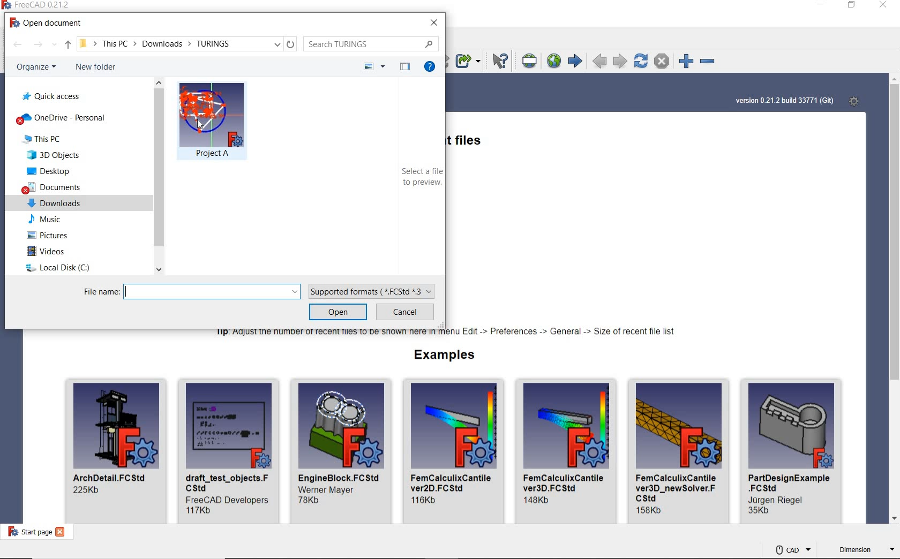  I want to click on NEXT PAGE, so click(620, 61).